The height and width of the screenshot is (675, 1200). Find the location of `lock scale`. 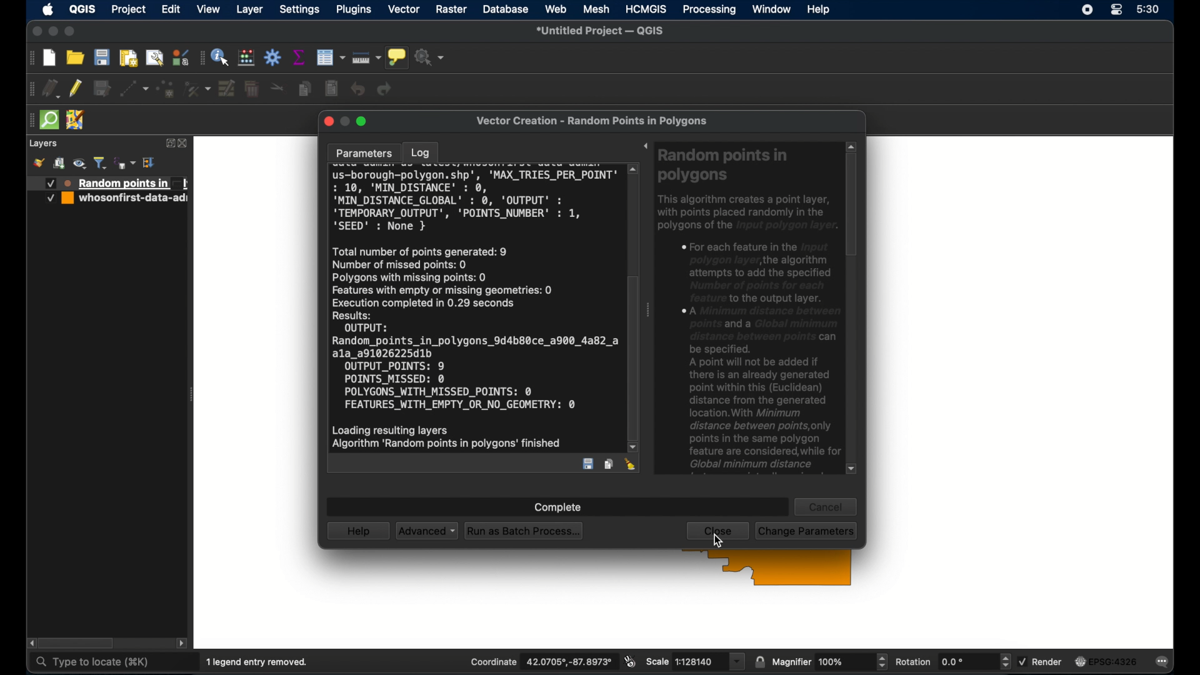

lock scale is located at coordinates (759, 662).